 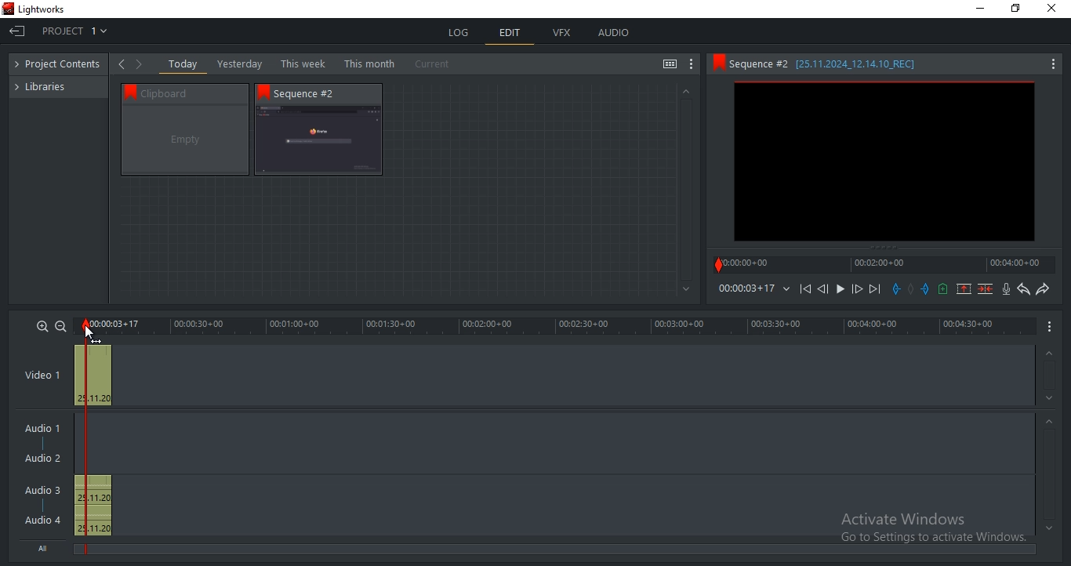 I want to click on Today, yesterday, This week, This month, Current, so click(x=313, y=63).